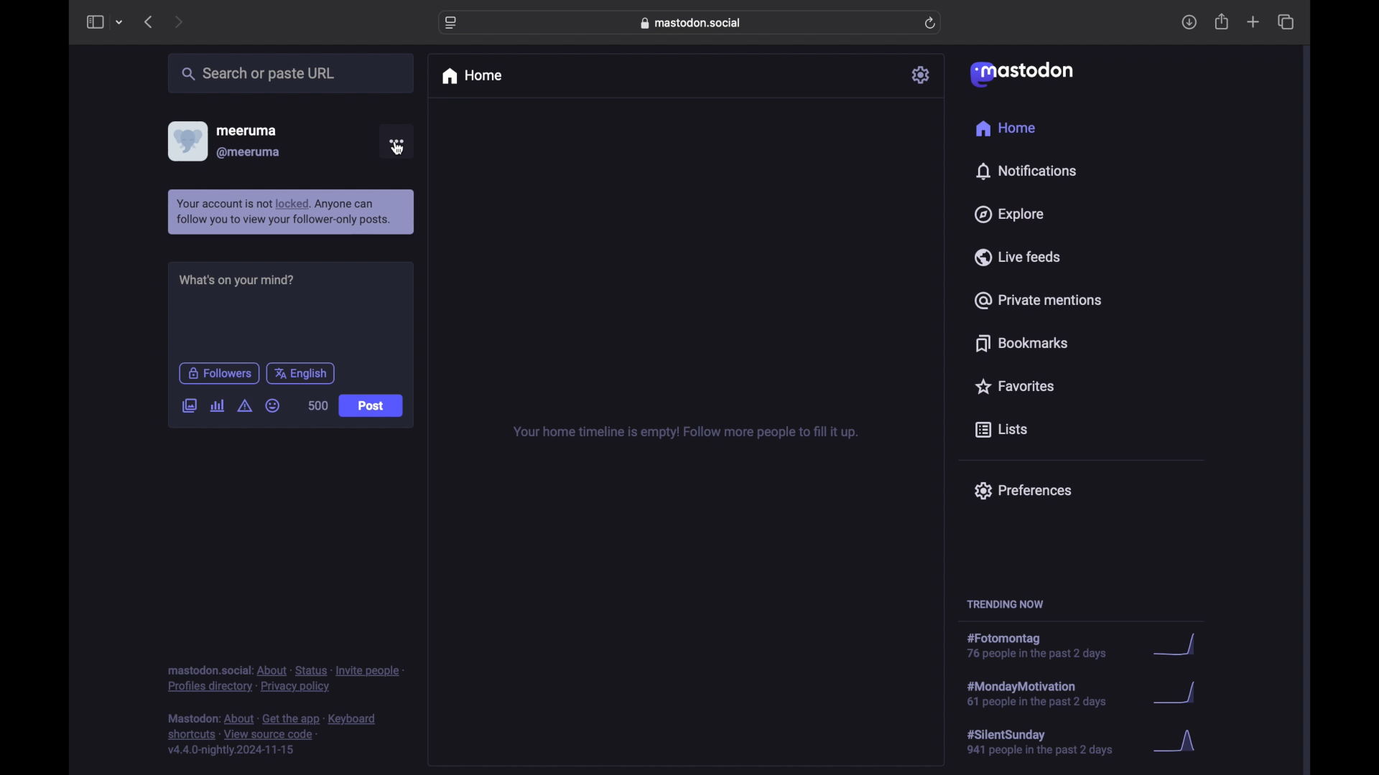 This screenshot has height=775, width=1379. What do you see at coordinates (1189, 22) in the screenshot?
I see `downloads` at bounding box center [1189, 22].